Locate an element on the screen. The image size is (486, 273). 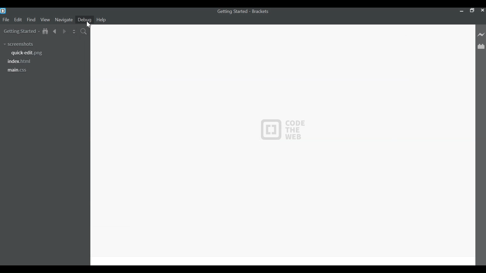
Manage Extenions is located at coordinates (481, 47).